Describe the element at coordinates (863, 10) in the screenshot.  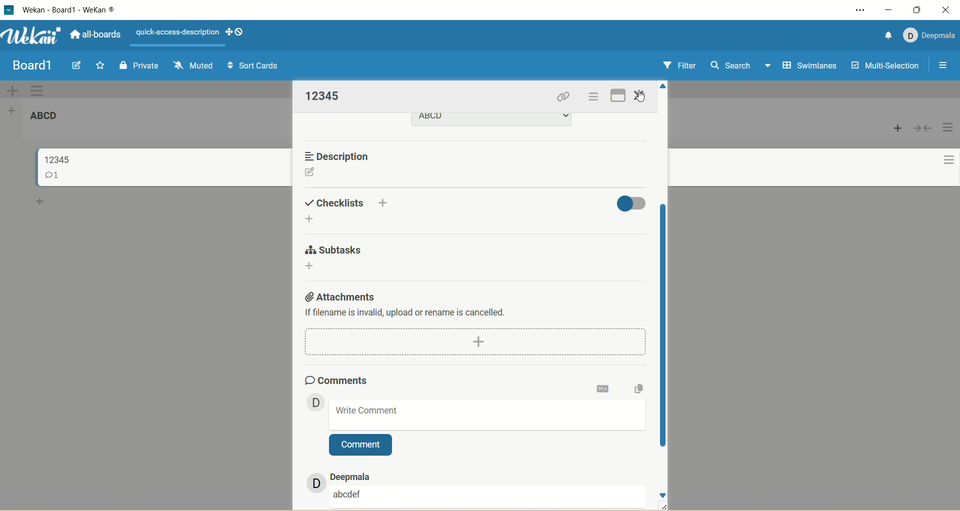
I see `settings and more` at that location.